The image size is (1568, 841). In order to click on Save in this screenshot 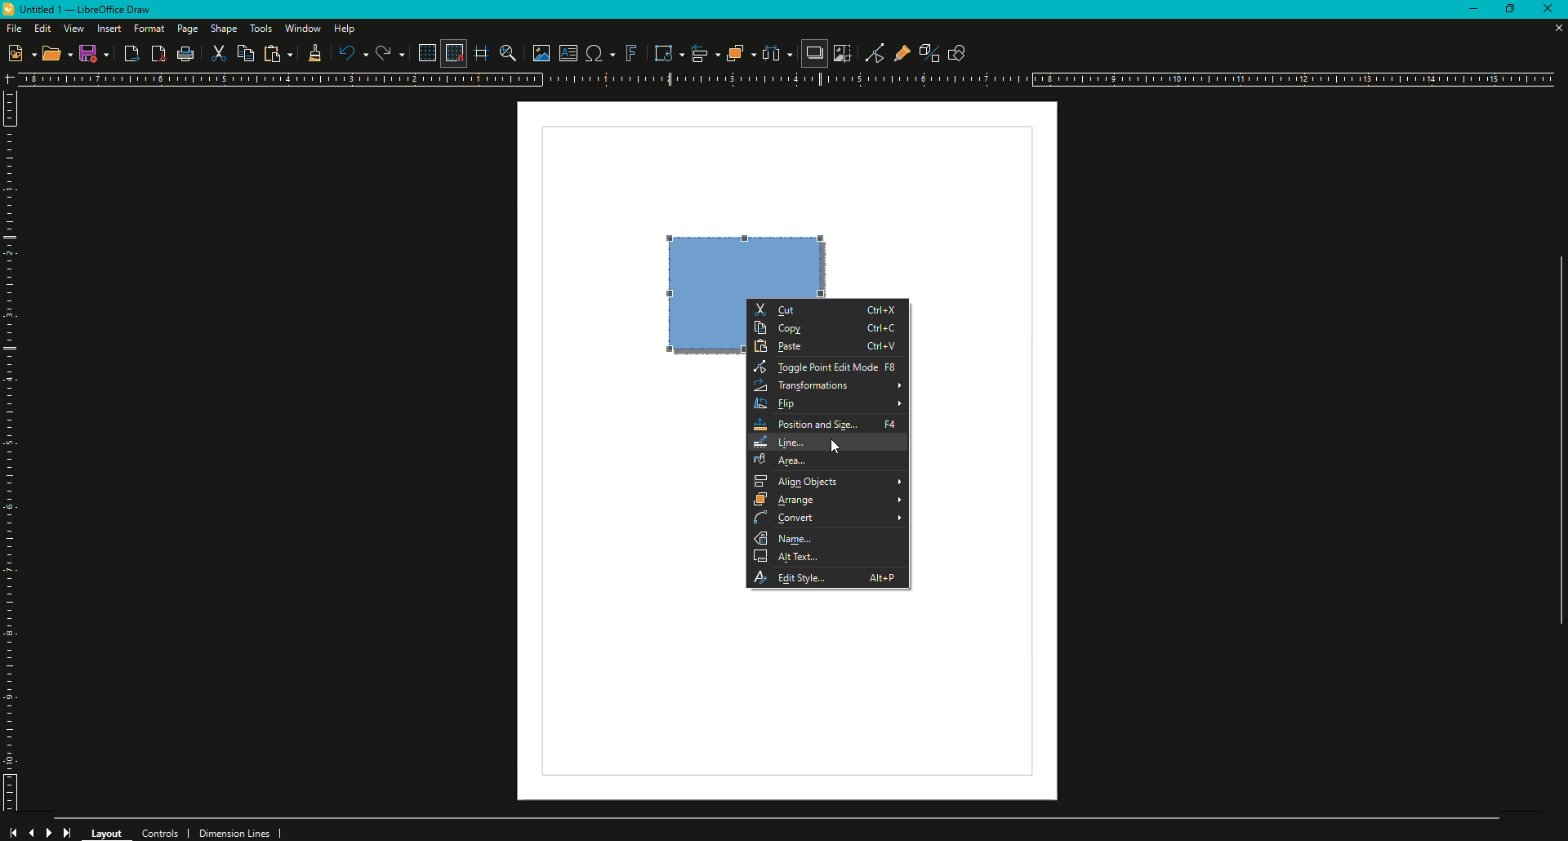, I will do `click(94, 53)`.